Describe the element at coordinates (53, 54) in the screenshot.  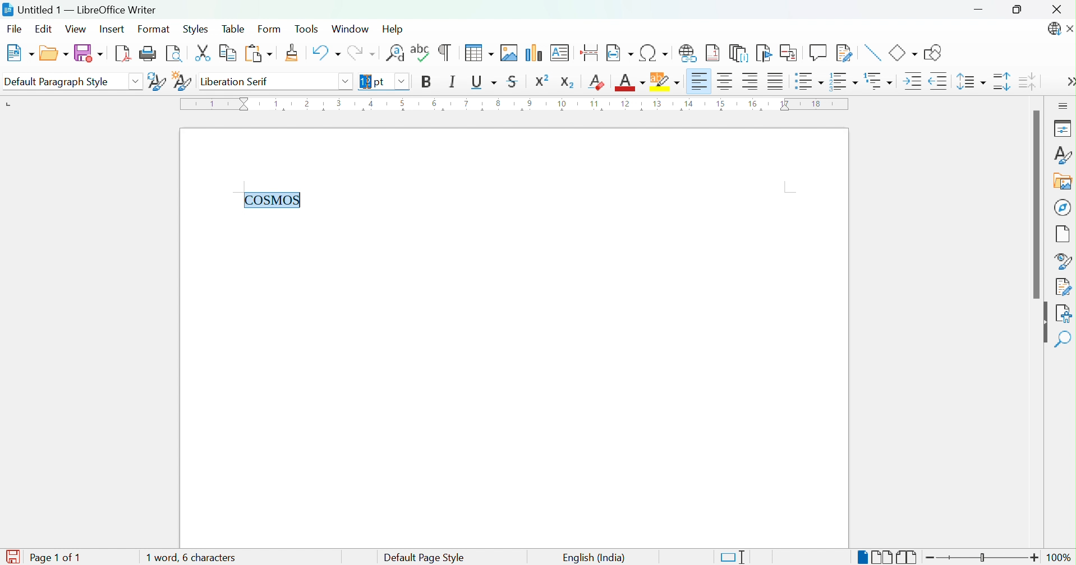
I see `Open` at that location.